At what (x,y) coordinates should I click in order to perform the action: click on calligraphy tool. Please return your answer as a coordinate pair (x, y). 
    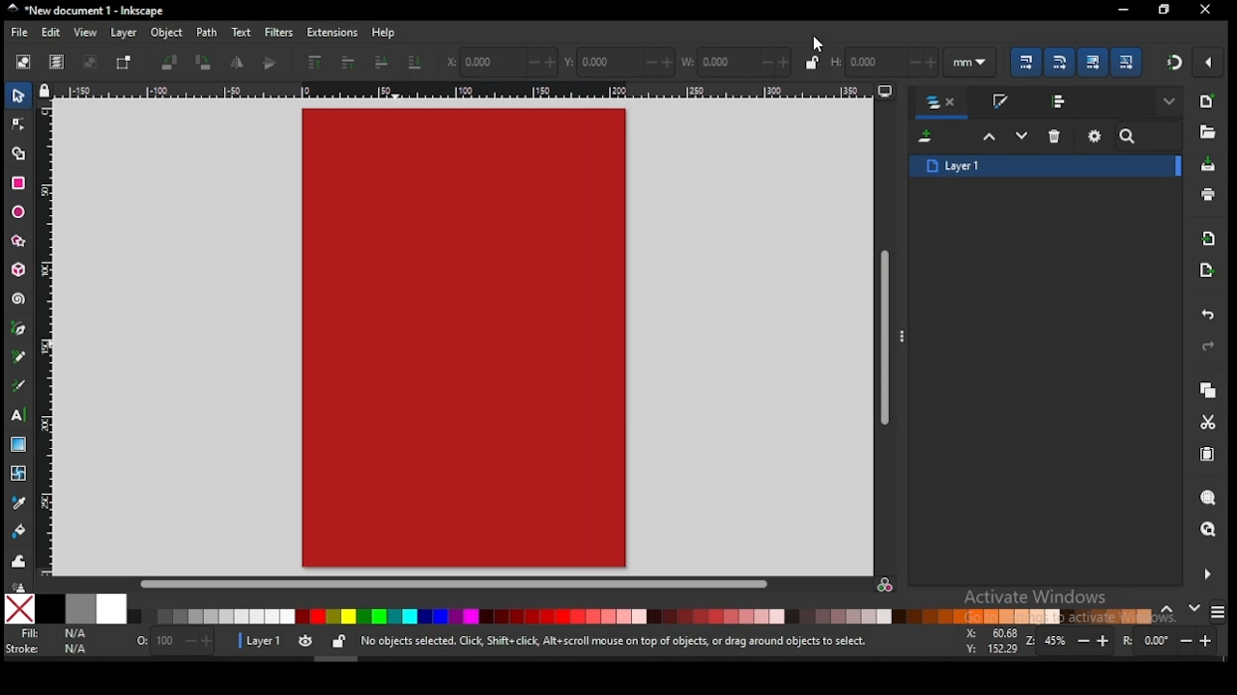
    Looking at the image, I should click on (22, 385).